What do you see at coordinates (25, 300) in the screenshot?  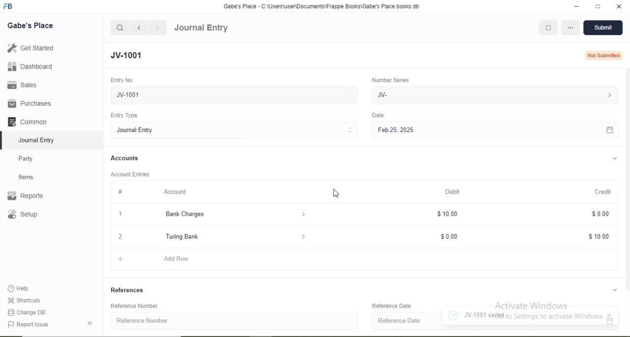 I see `‘Shortcuts` at bounding box center [25, 300].